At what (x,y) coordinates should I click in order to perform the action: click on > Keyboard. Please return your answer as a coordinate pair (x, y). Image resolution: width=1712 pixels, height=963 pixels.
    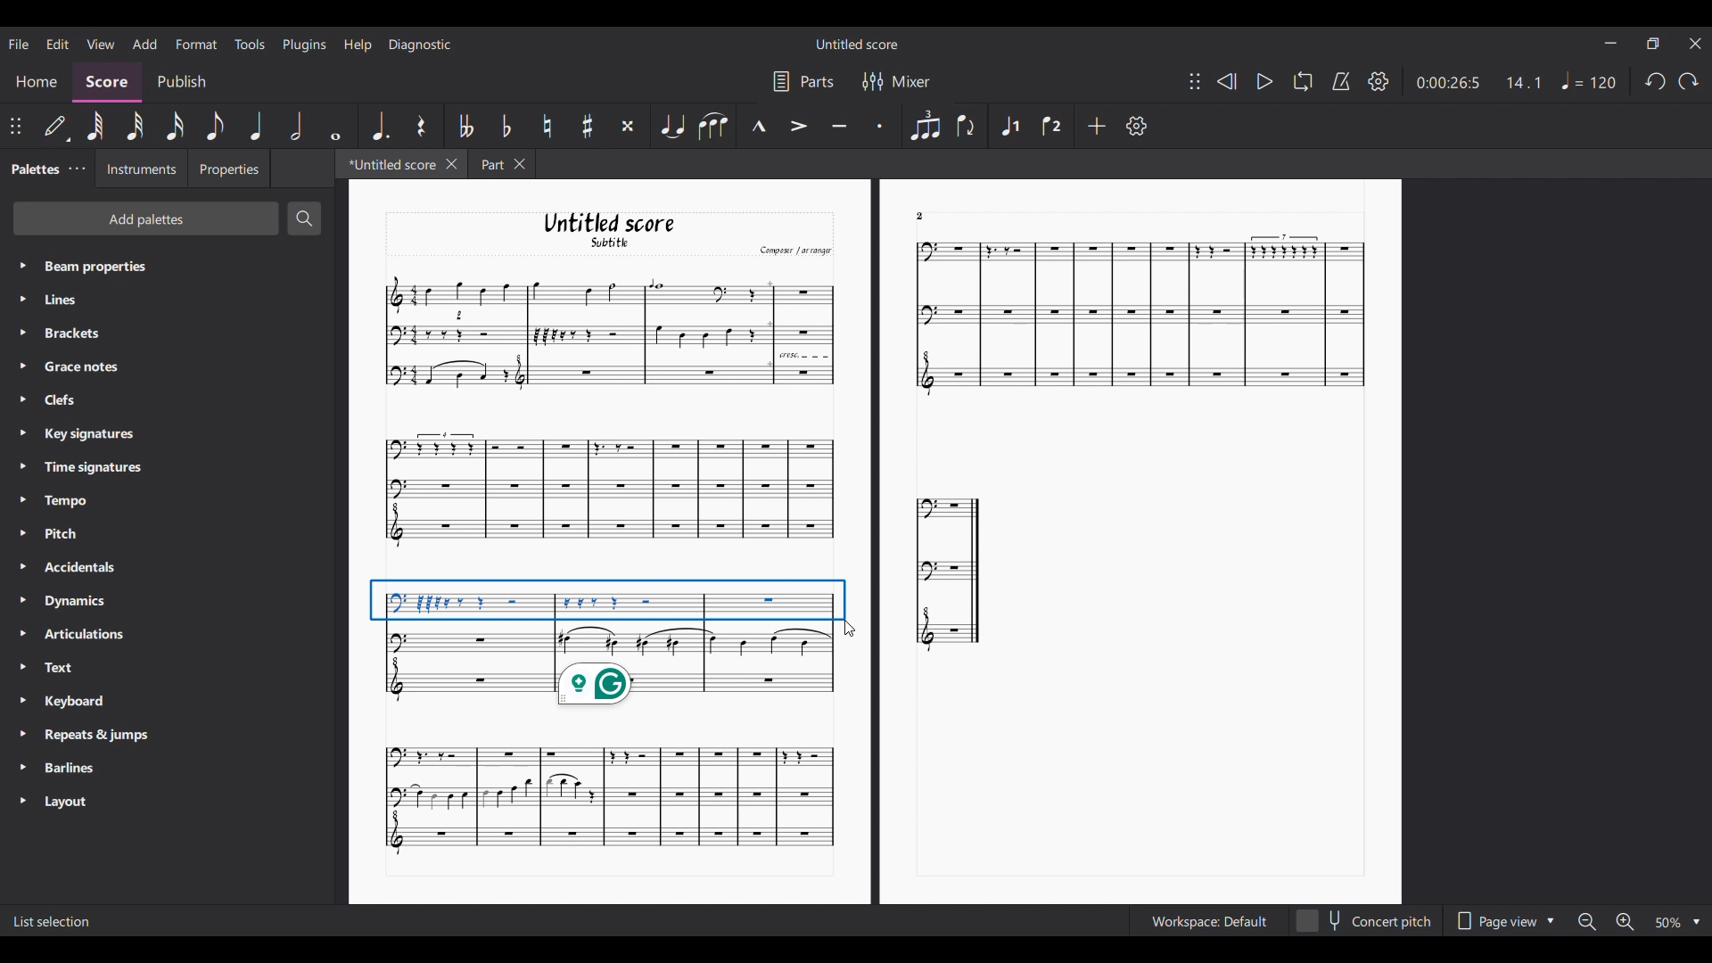
    Looking at the image, I should click on (69, 703).